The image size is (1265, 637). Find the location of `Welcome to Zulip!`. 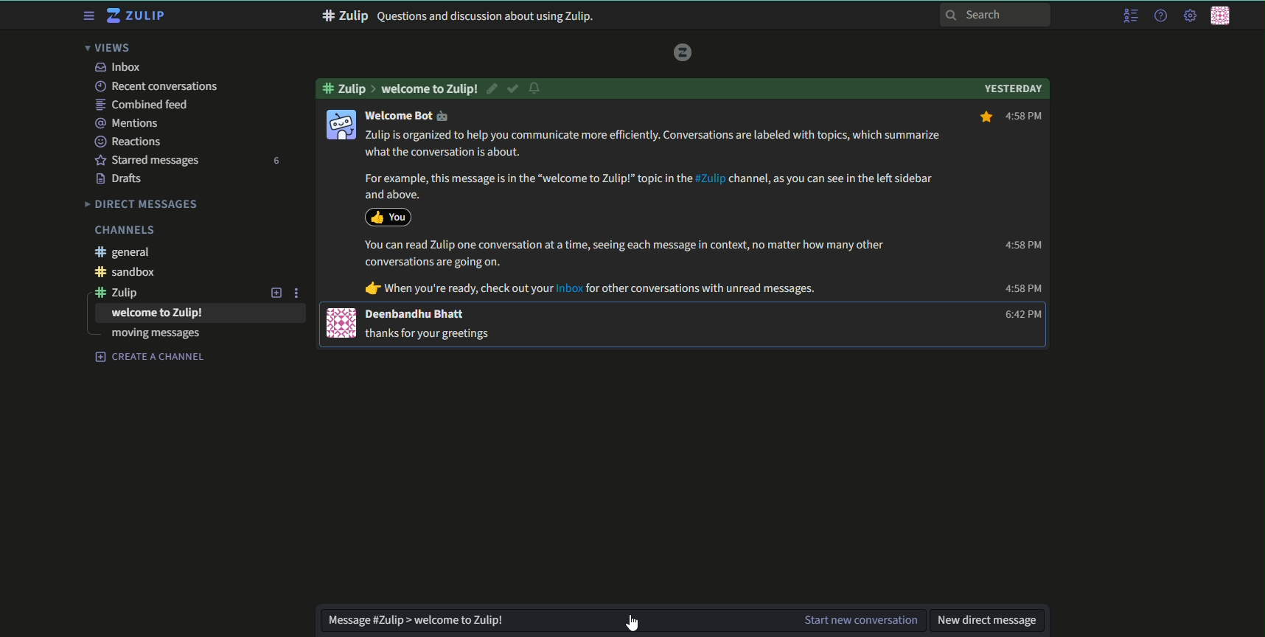

Welcome to Zulip! is located at coordinates (158, 313).